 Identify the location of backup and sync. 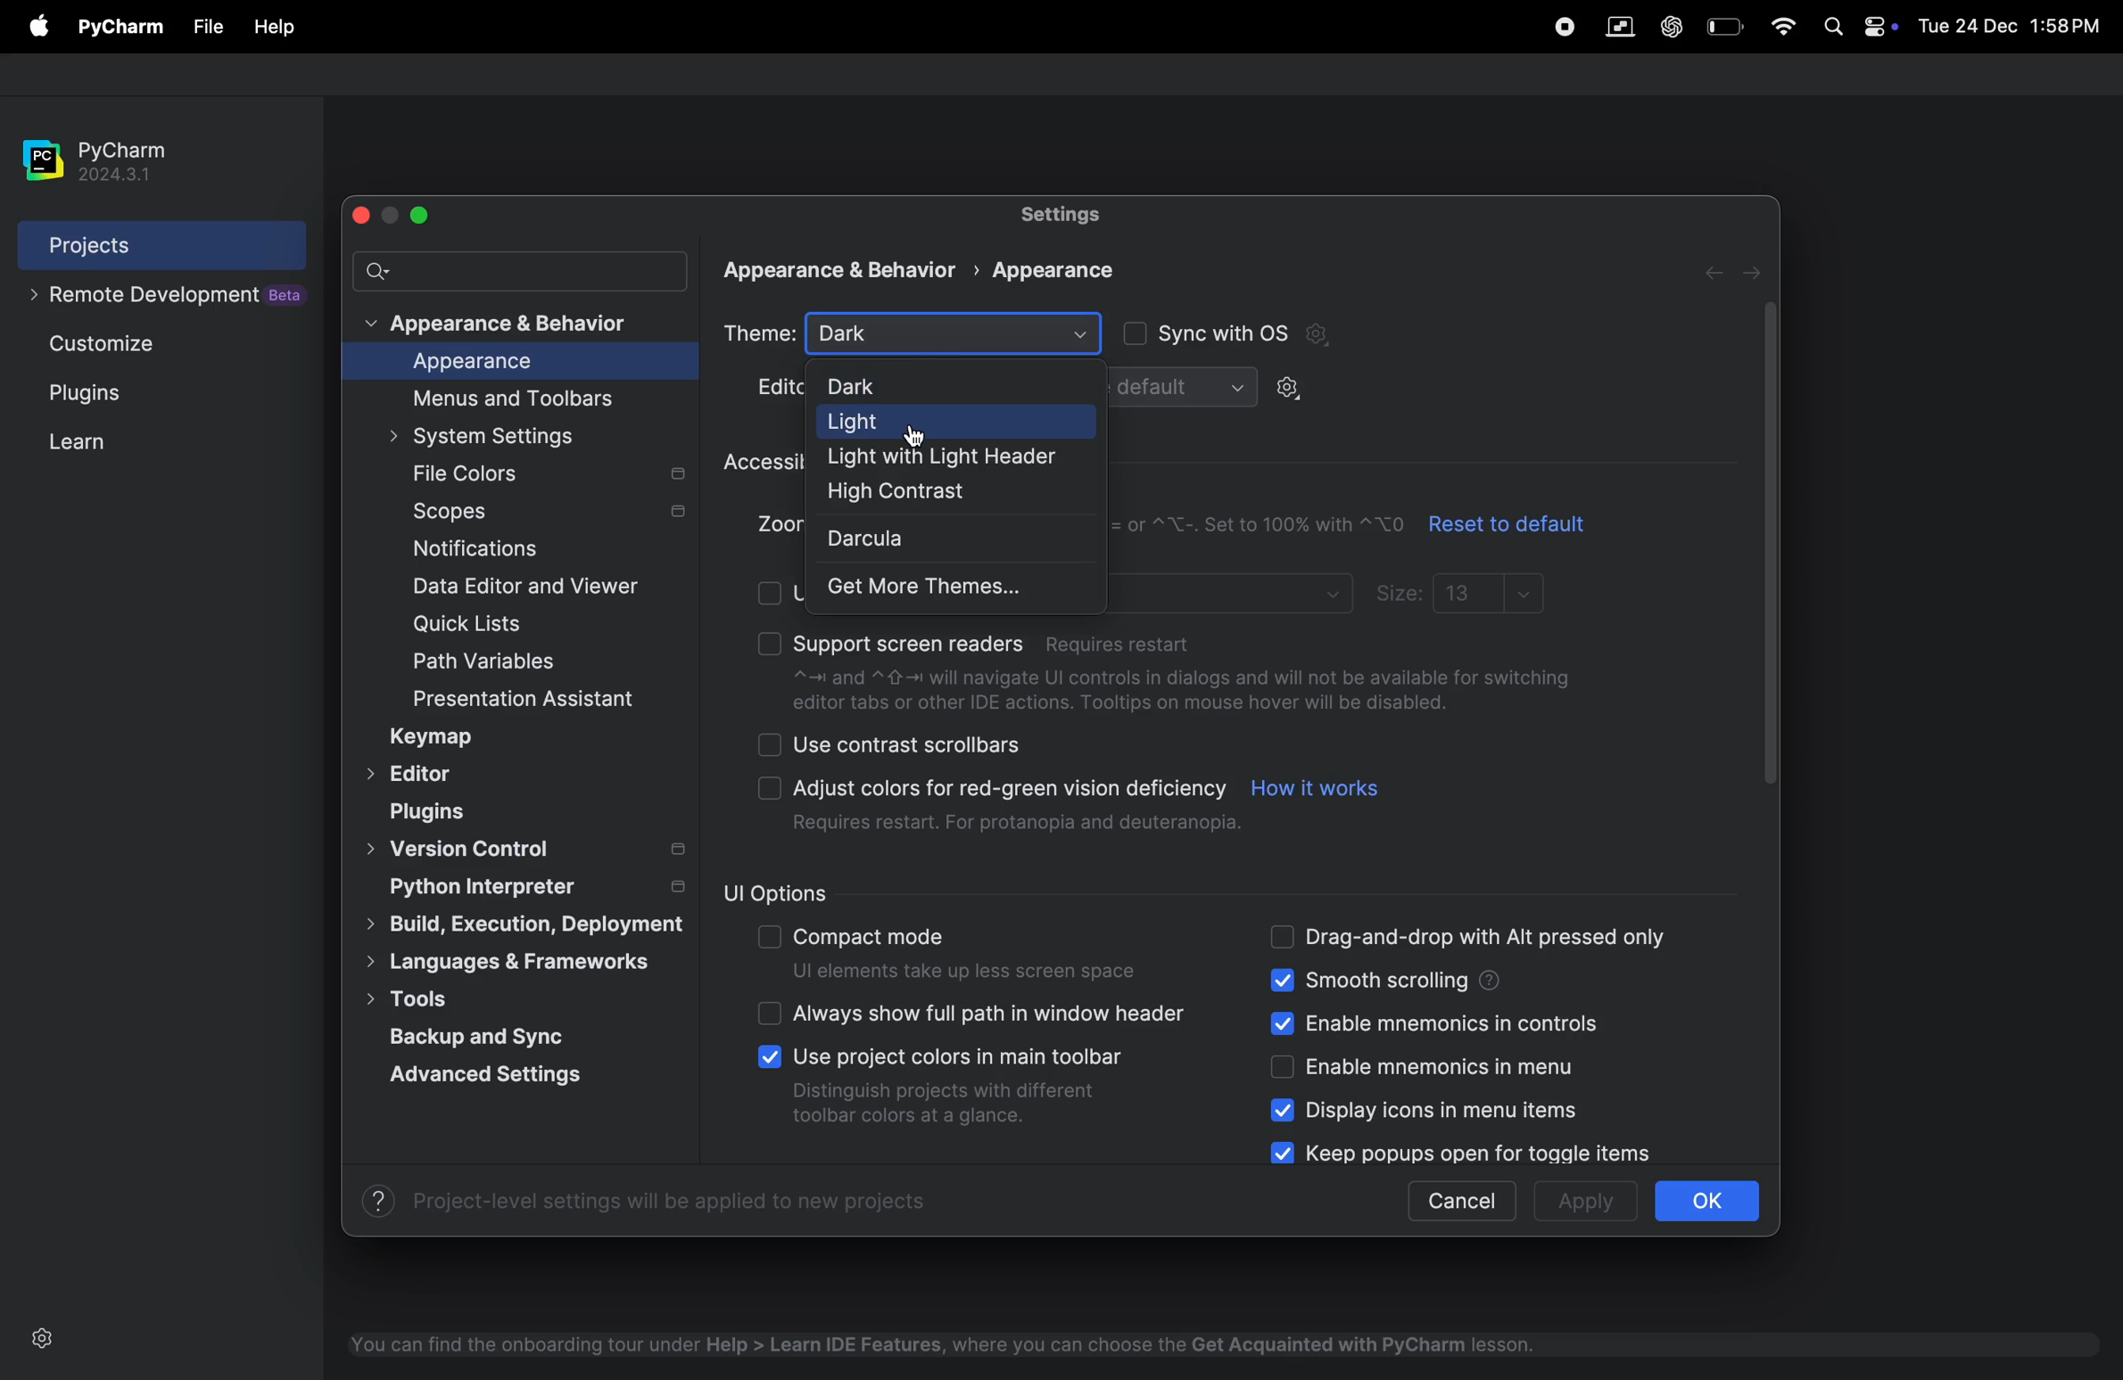
(489, 1035).